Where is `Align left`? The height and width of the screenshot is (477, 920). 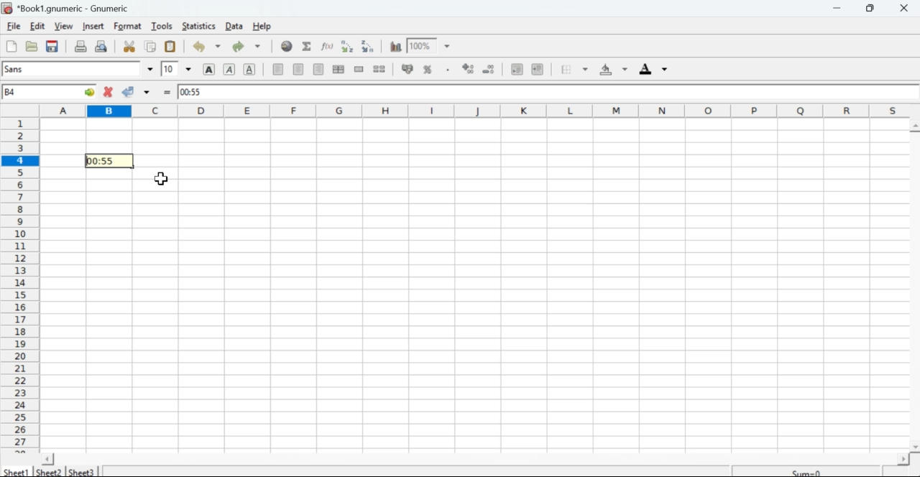
Align left is located at coordinates (278, 70).